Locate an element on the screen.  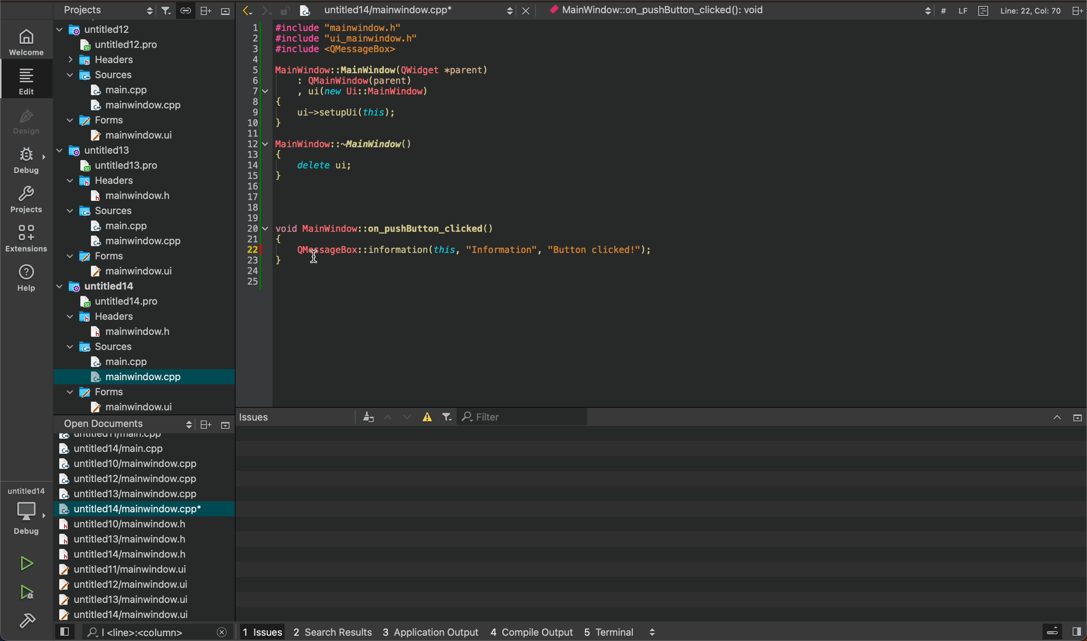
copy is located at coordinates (184, 10).